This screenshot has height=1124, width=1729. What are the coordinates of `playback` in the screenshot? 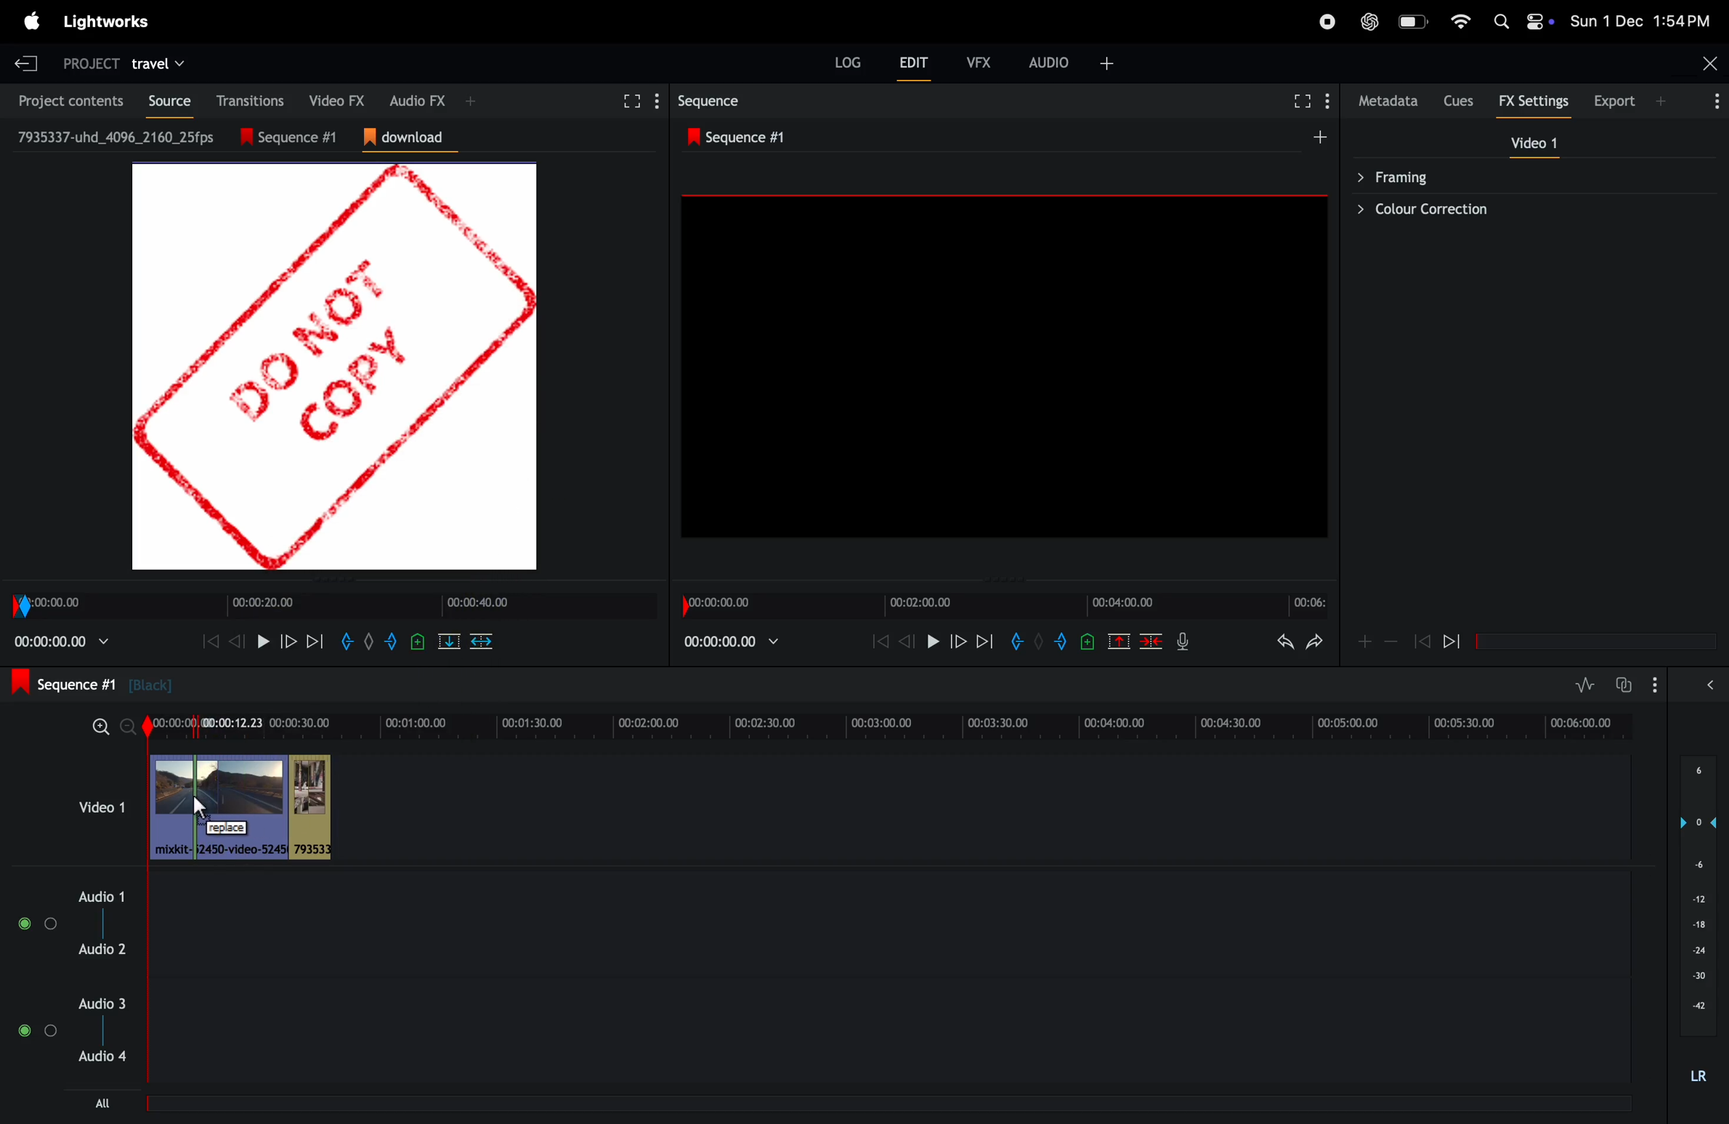 It's located at (62, 641).